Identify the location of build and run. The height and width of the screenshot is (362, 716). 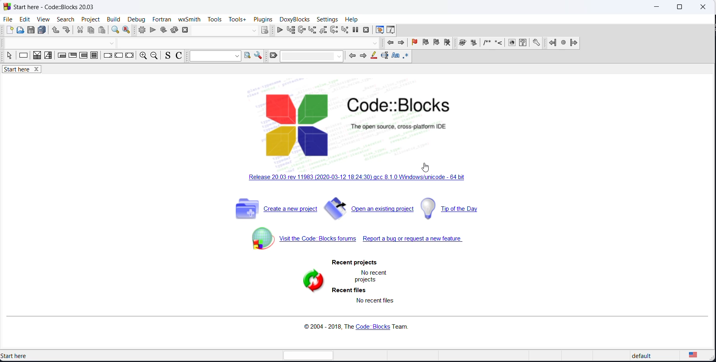
(163, 31).